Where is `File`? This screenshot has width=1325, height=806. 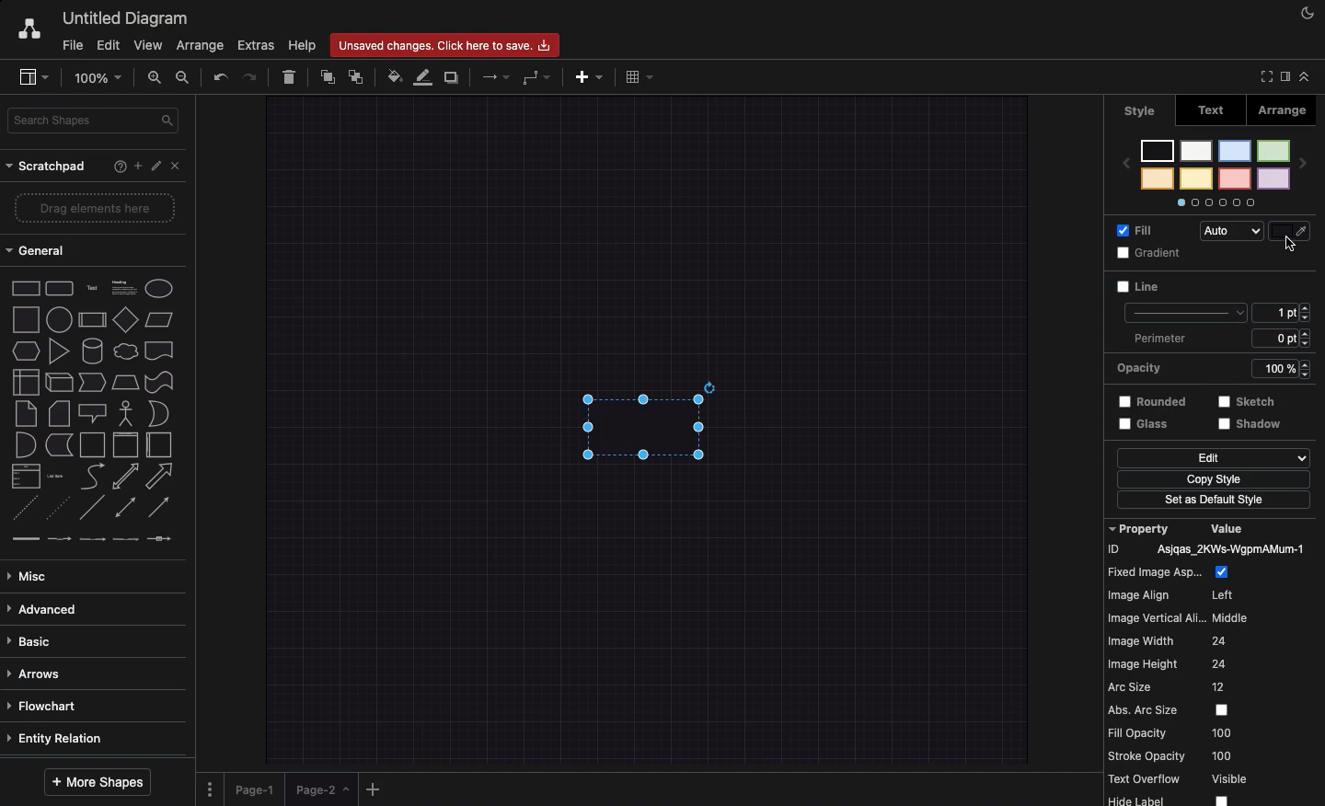
File is located at coordinates (73, 43).